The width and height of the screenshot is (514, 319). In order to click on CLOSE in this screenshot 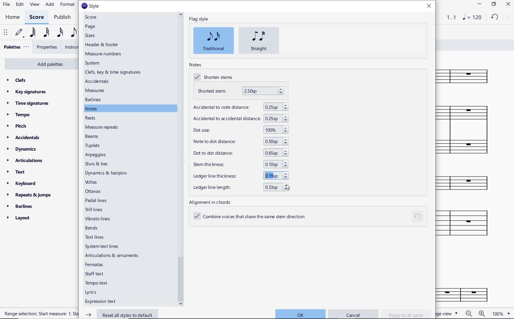, I will do `click(508, 5)`.